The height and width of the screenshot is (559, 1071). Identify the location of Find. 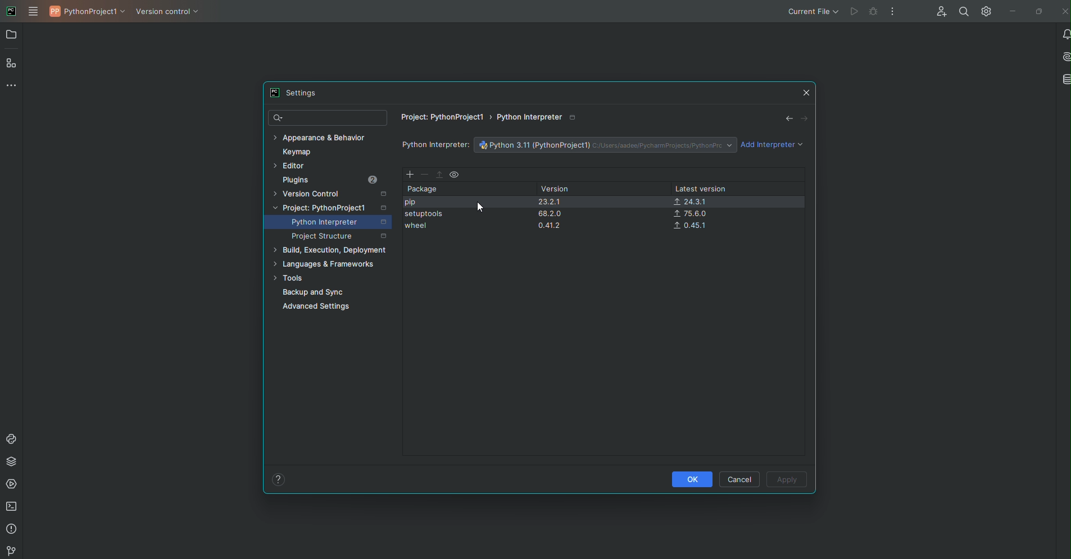
(961, 11).